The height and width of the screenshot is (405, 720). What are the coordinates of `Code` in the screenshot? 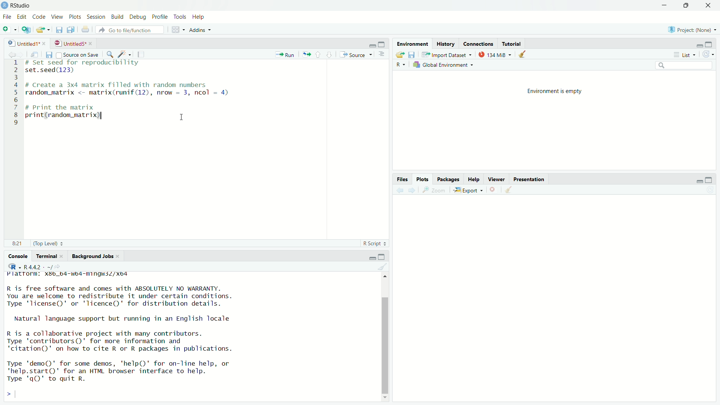 It's located at (39, 17).